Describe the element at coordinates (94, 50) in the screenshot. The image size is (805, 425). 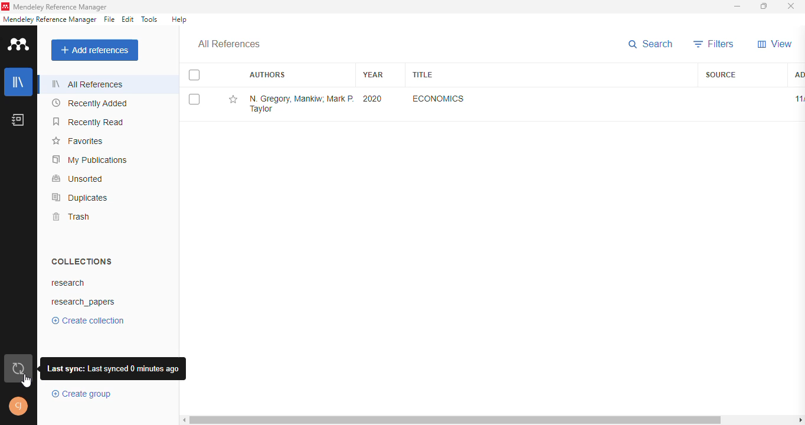
I see `add references` at that location.